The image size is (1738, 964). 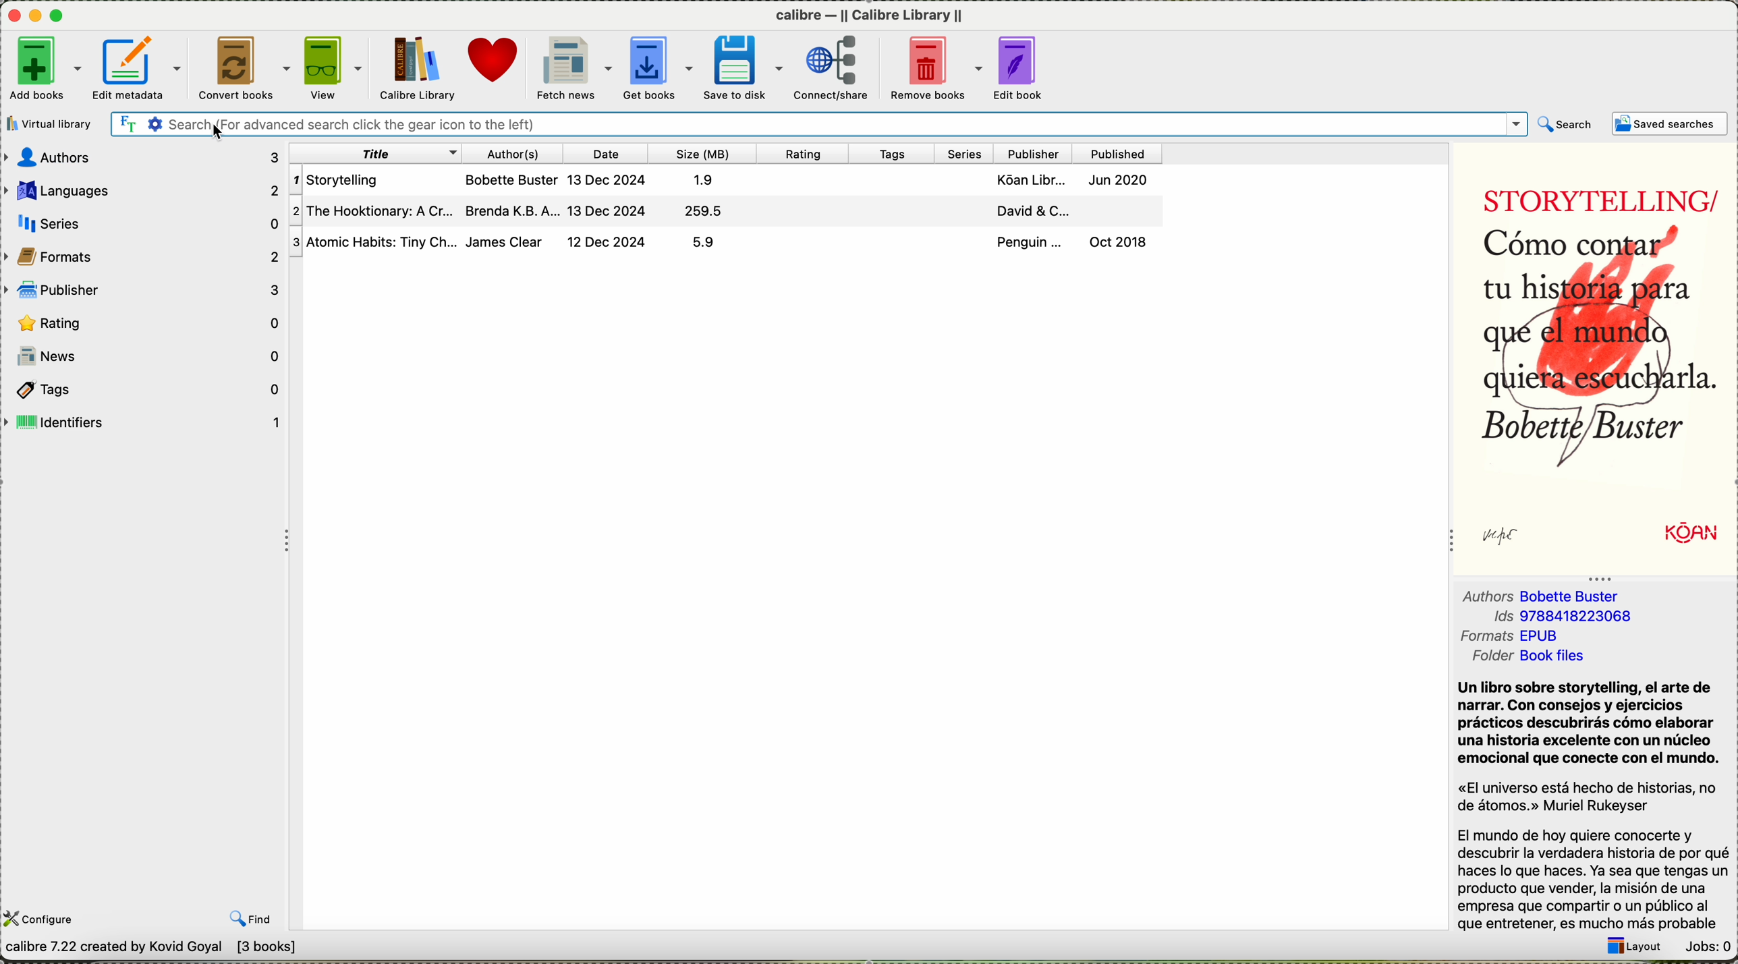 What do you see at coordinates (713, 242) in the screenshot?
I see `5.9` at bounding box center [713, 242].